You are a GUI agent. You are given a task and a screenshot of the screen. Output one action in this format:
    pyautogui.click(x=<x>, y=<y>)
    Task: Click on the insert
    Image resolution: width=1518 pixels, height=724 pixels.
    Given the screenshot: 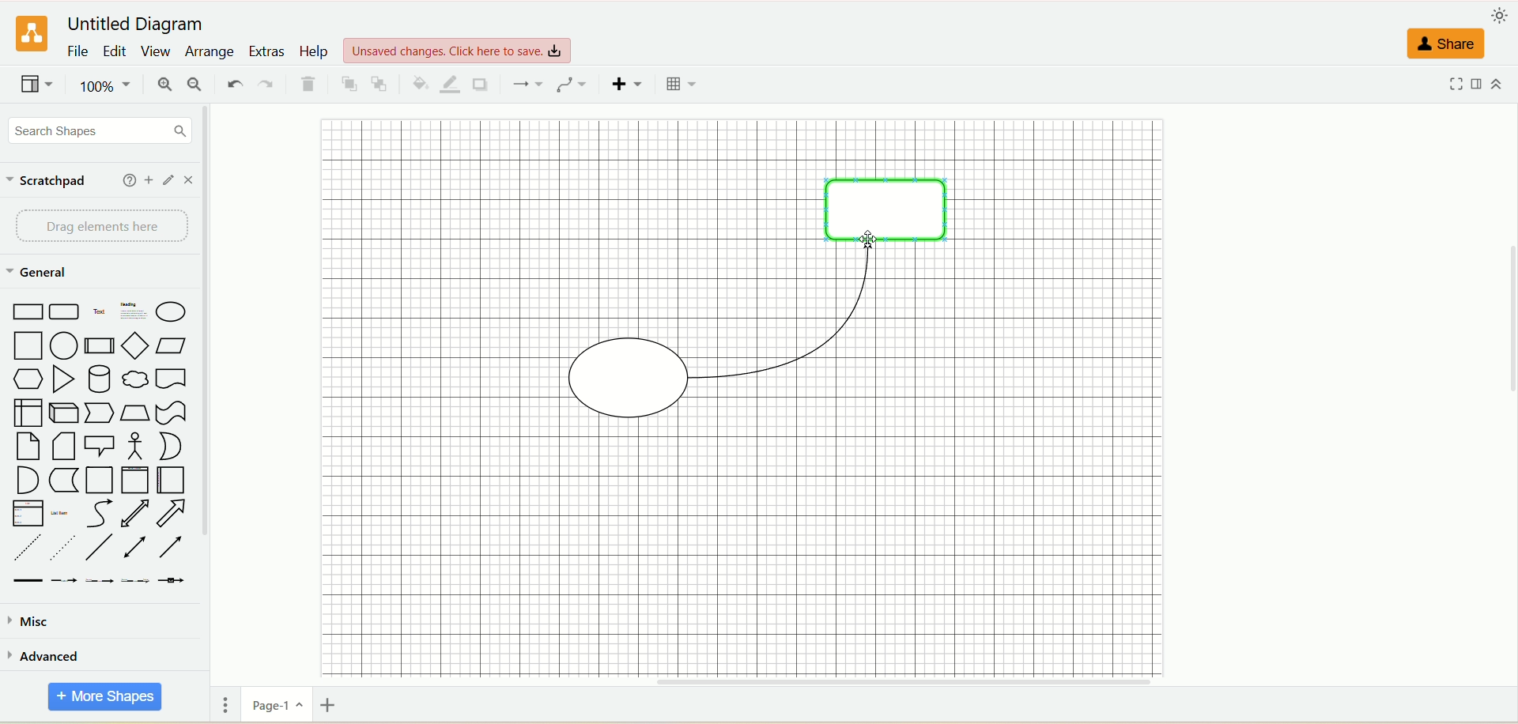 What is the action you would take?
    pyautogui.click(x=625, y=85)
    